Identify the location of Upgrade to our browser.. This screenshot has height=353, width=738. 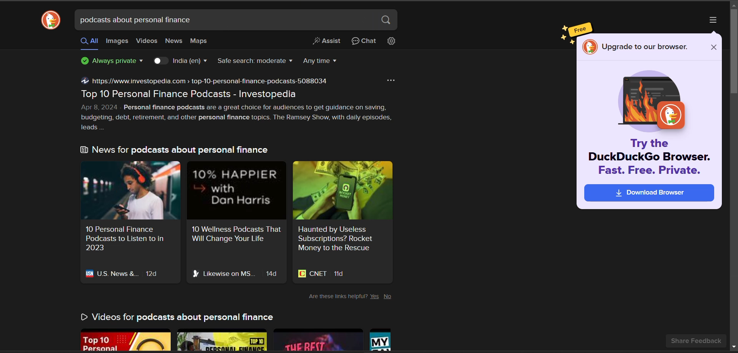
(637, 48).